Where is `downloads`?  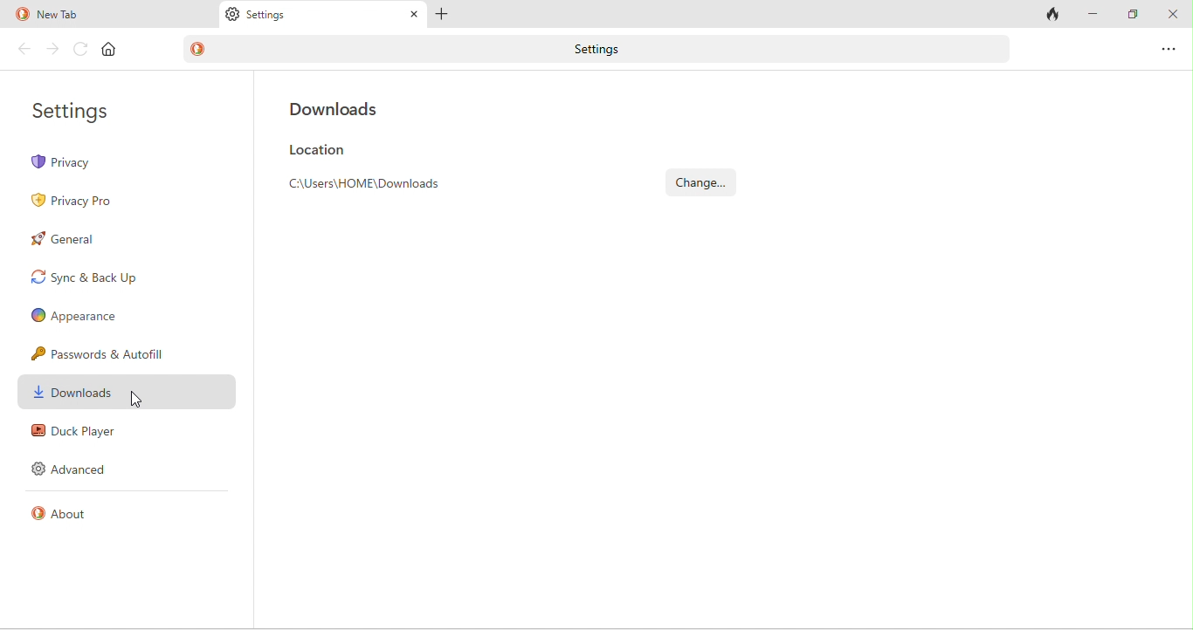
downloads is located at coordinates (102, 398).